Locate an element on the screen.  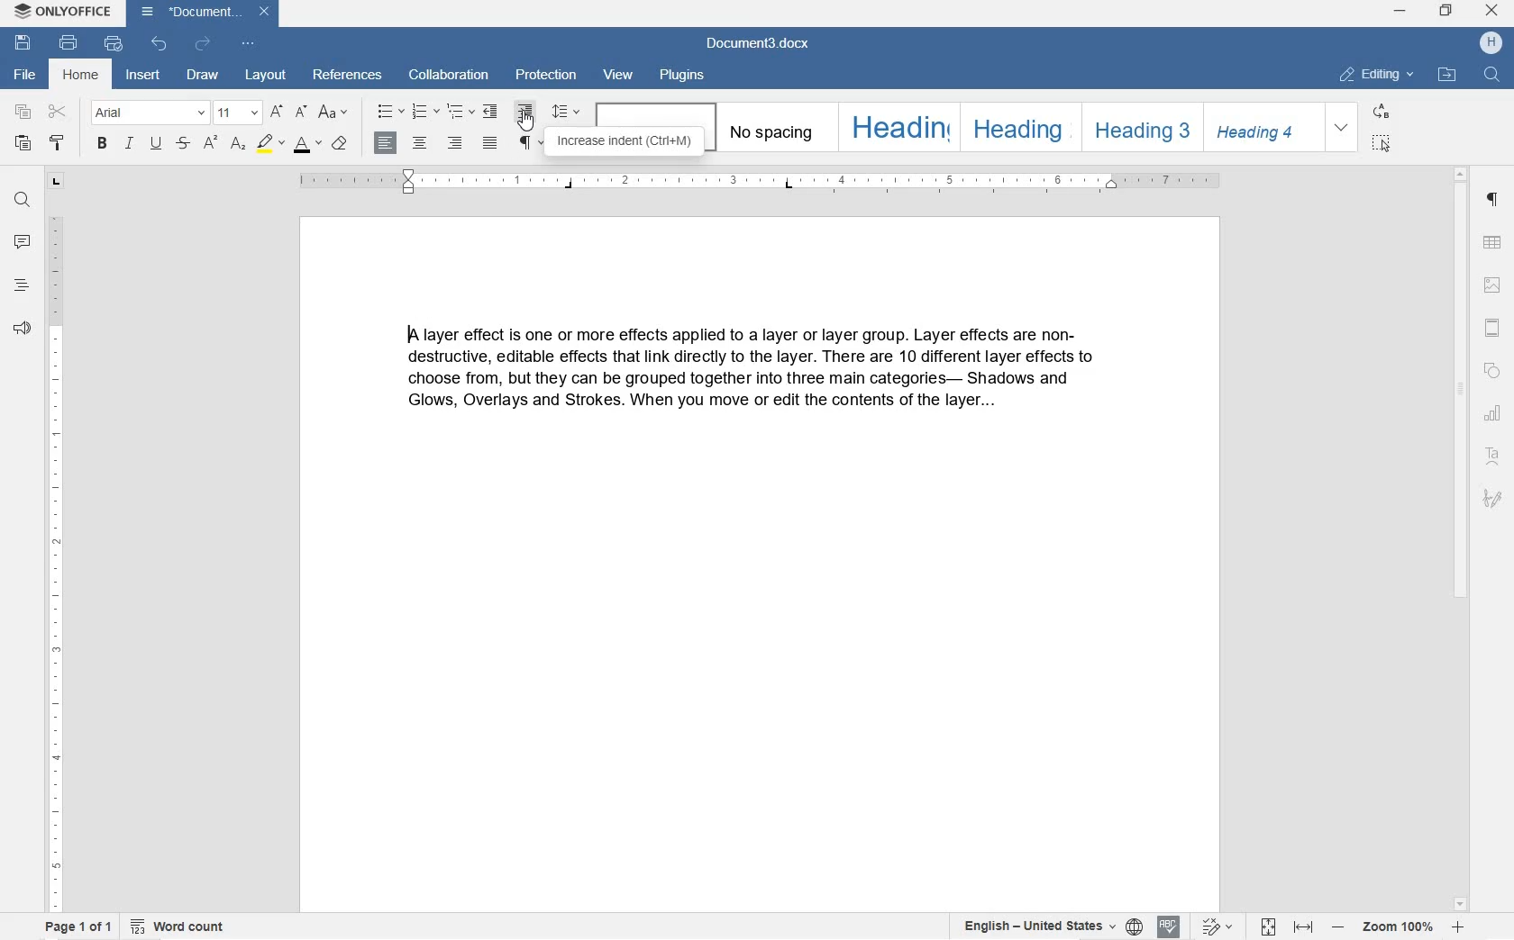
DECREMENT FONT SIZE is located at coordinates (301, 111).